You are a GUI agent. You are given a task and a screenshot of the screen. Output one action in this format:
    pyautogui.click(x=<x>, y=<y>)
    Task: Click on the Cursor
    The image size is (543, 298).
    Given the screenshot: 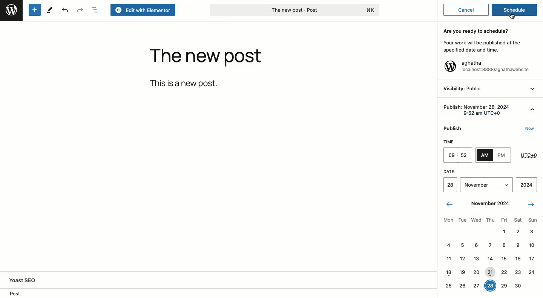 What is the action you would take?
    pyautogui.click(x=512, y=17)
    